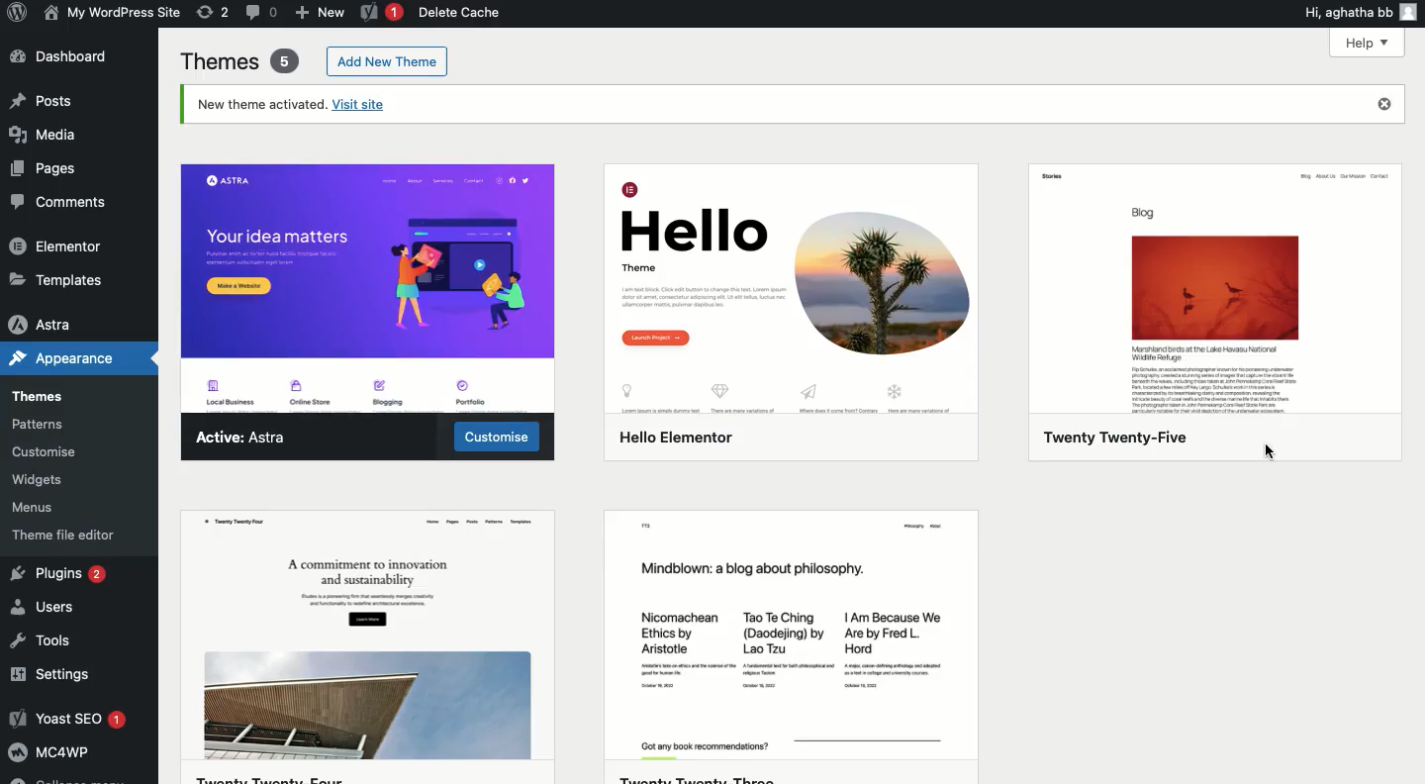  What do you see at coordinates (49, 478) in the screenshot?
I see `Widgets` at bounding box center [49, 478].